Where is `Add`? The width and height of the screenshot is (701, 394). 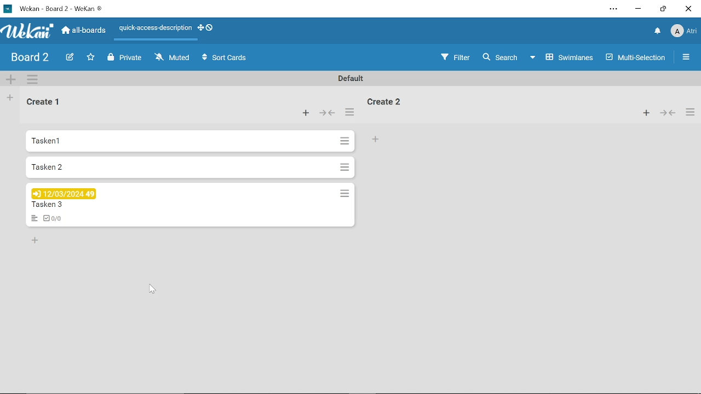 Add is located at coordinates (36, 239).